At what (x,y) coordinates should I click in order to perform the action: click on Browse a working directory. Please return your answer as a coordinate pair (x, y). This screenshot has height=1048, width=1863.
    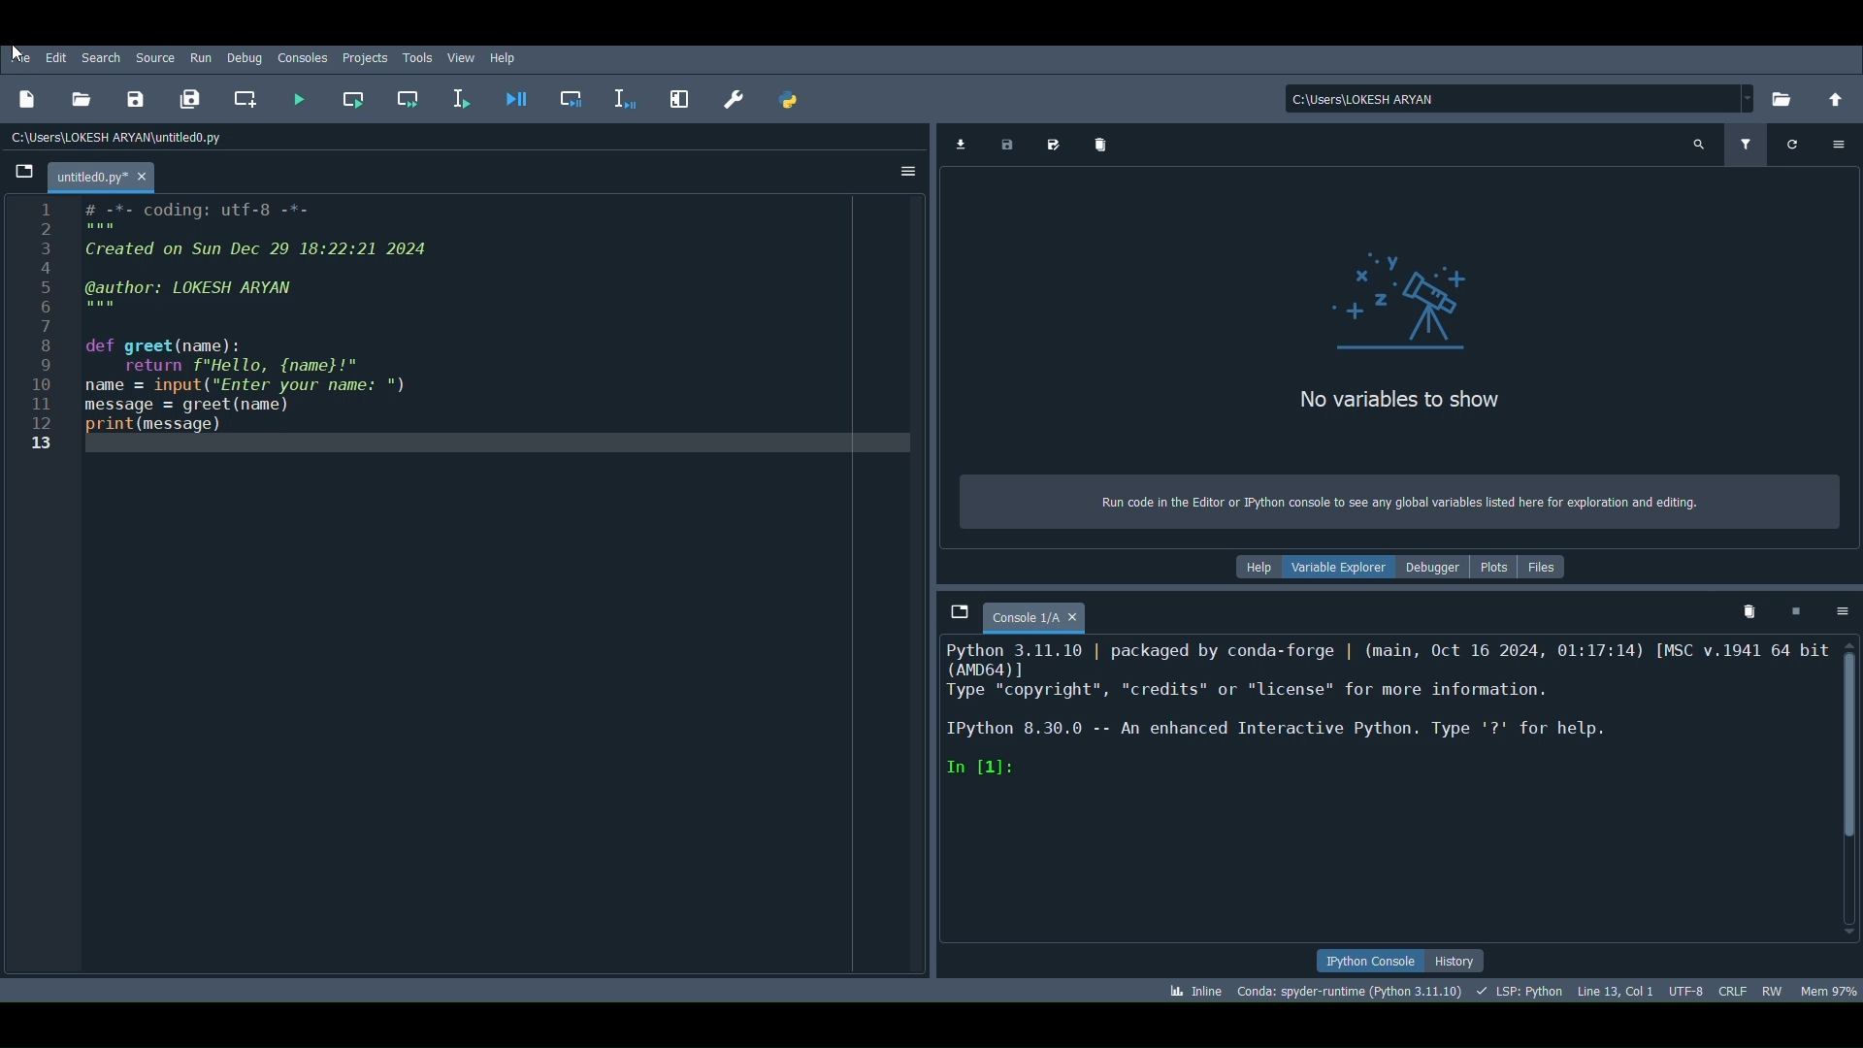
    Looking at the image, I should click on (1782, 96).